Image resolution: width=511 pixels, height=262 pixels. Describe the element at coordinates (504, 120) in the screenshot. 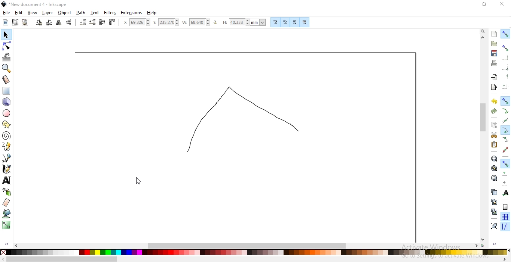

I see `snap to path intersections` at that location.